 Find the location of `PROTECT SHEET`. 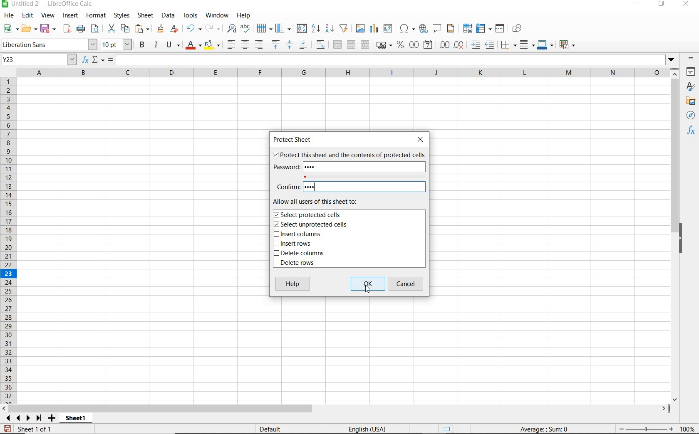

PROTECT SHEET is located at coordinates (294, 140).